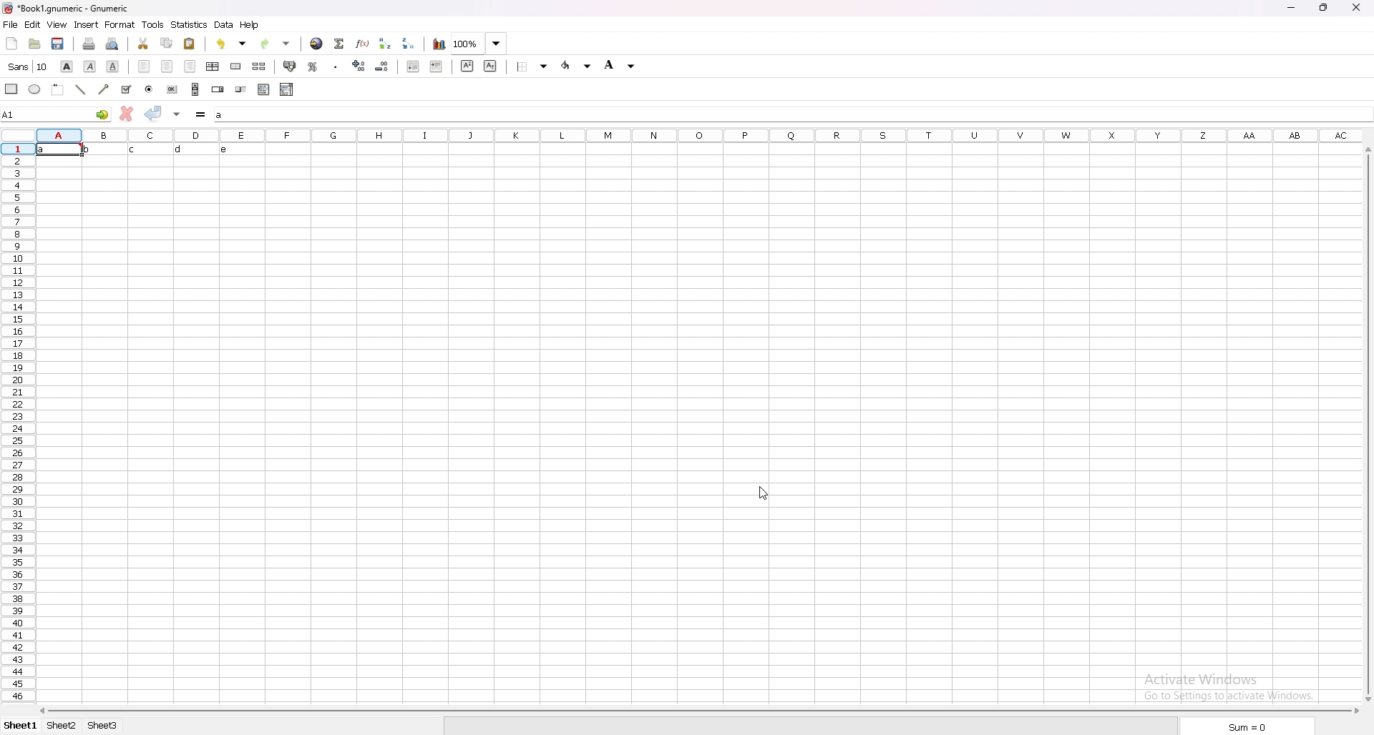 Image resolution: width=1374 pixels, height=735 pixels. I want to click on hyperlink, so click(317, 44).